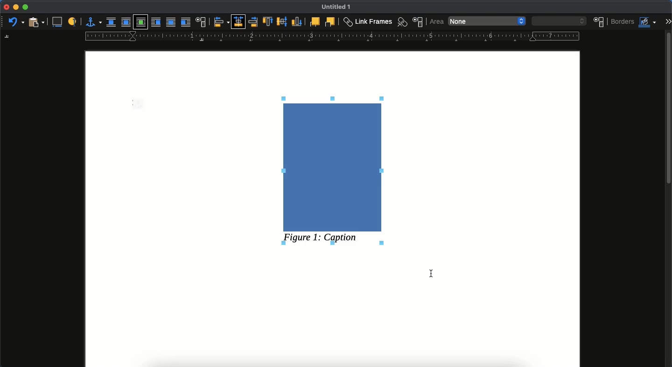 This screenshot has width=672, height=367. I want to click on parallel, so click(126, 22).